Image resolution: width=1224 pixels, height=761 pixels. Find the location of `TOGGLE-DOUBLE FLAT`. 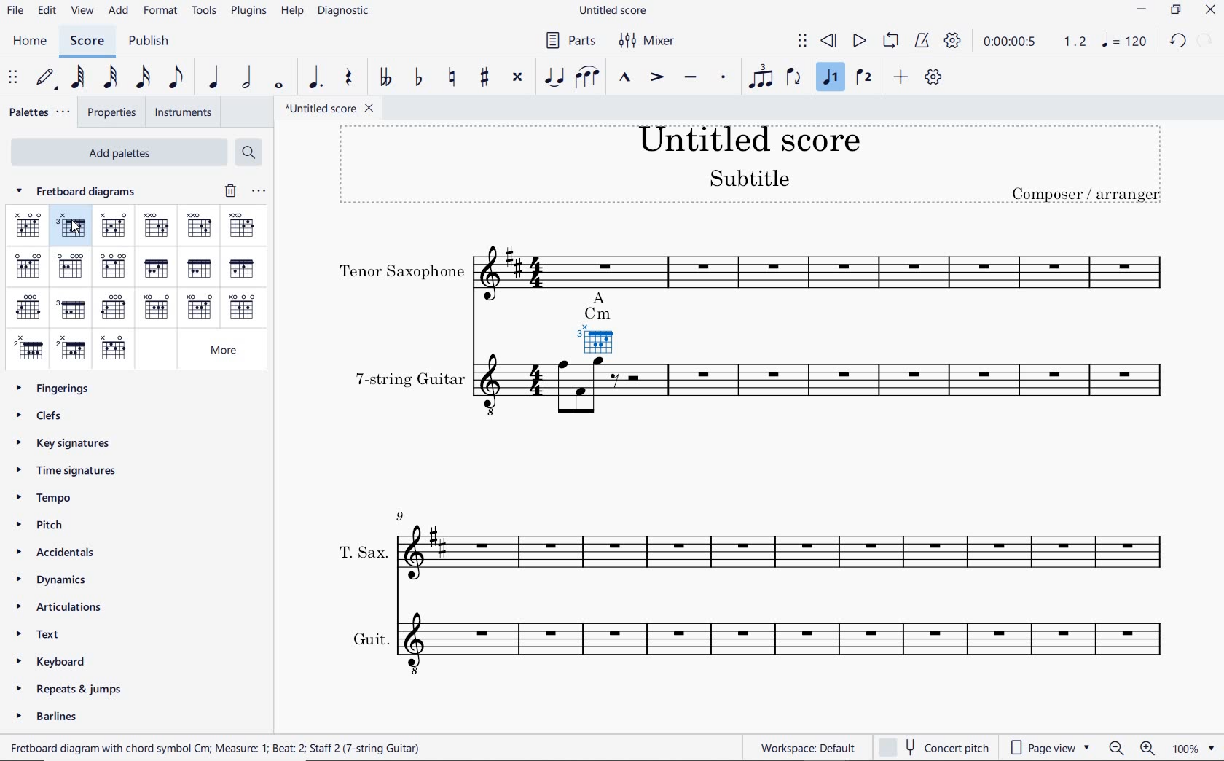

TOGGLE-DOUBLE FLAT is located at coordinates (384, 76).